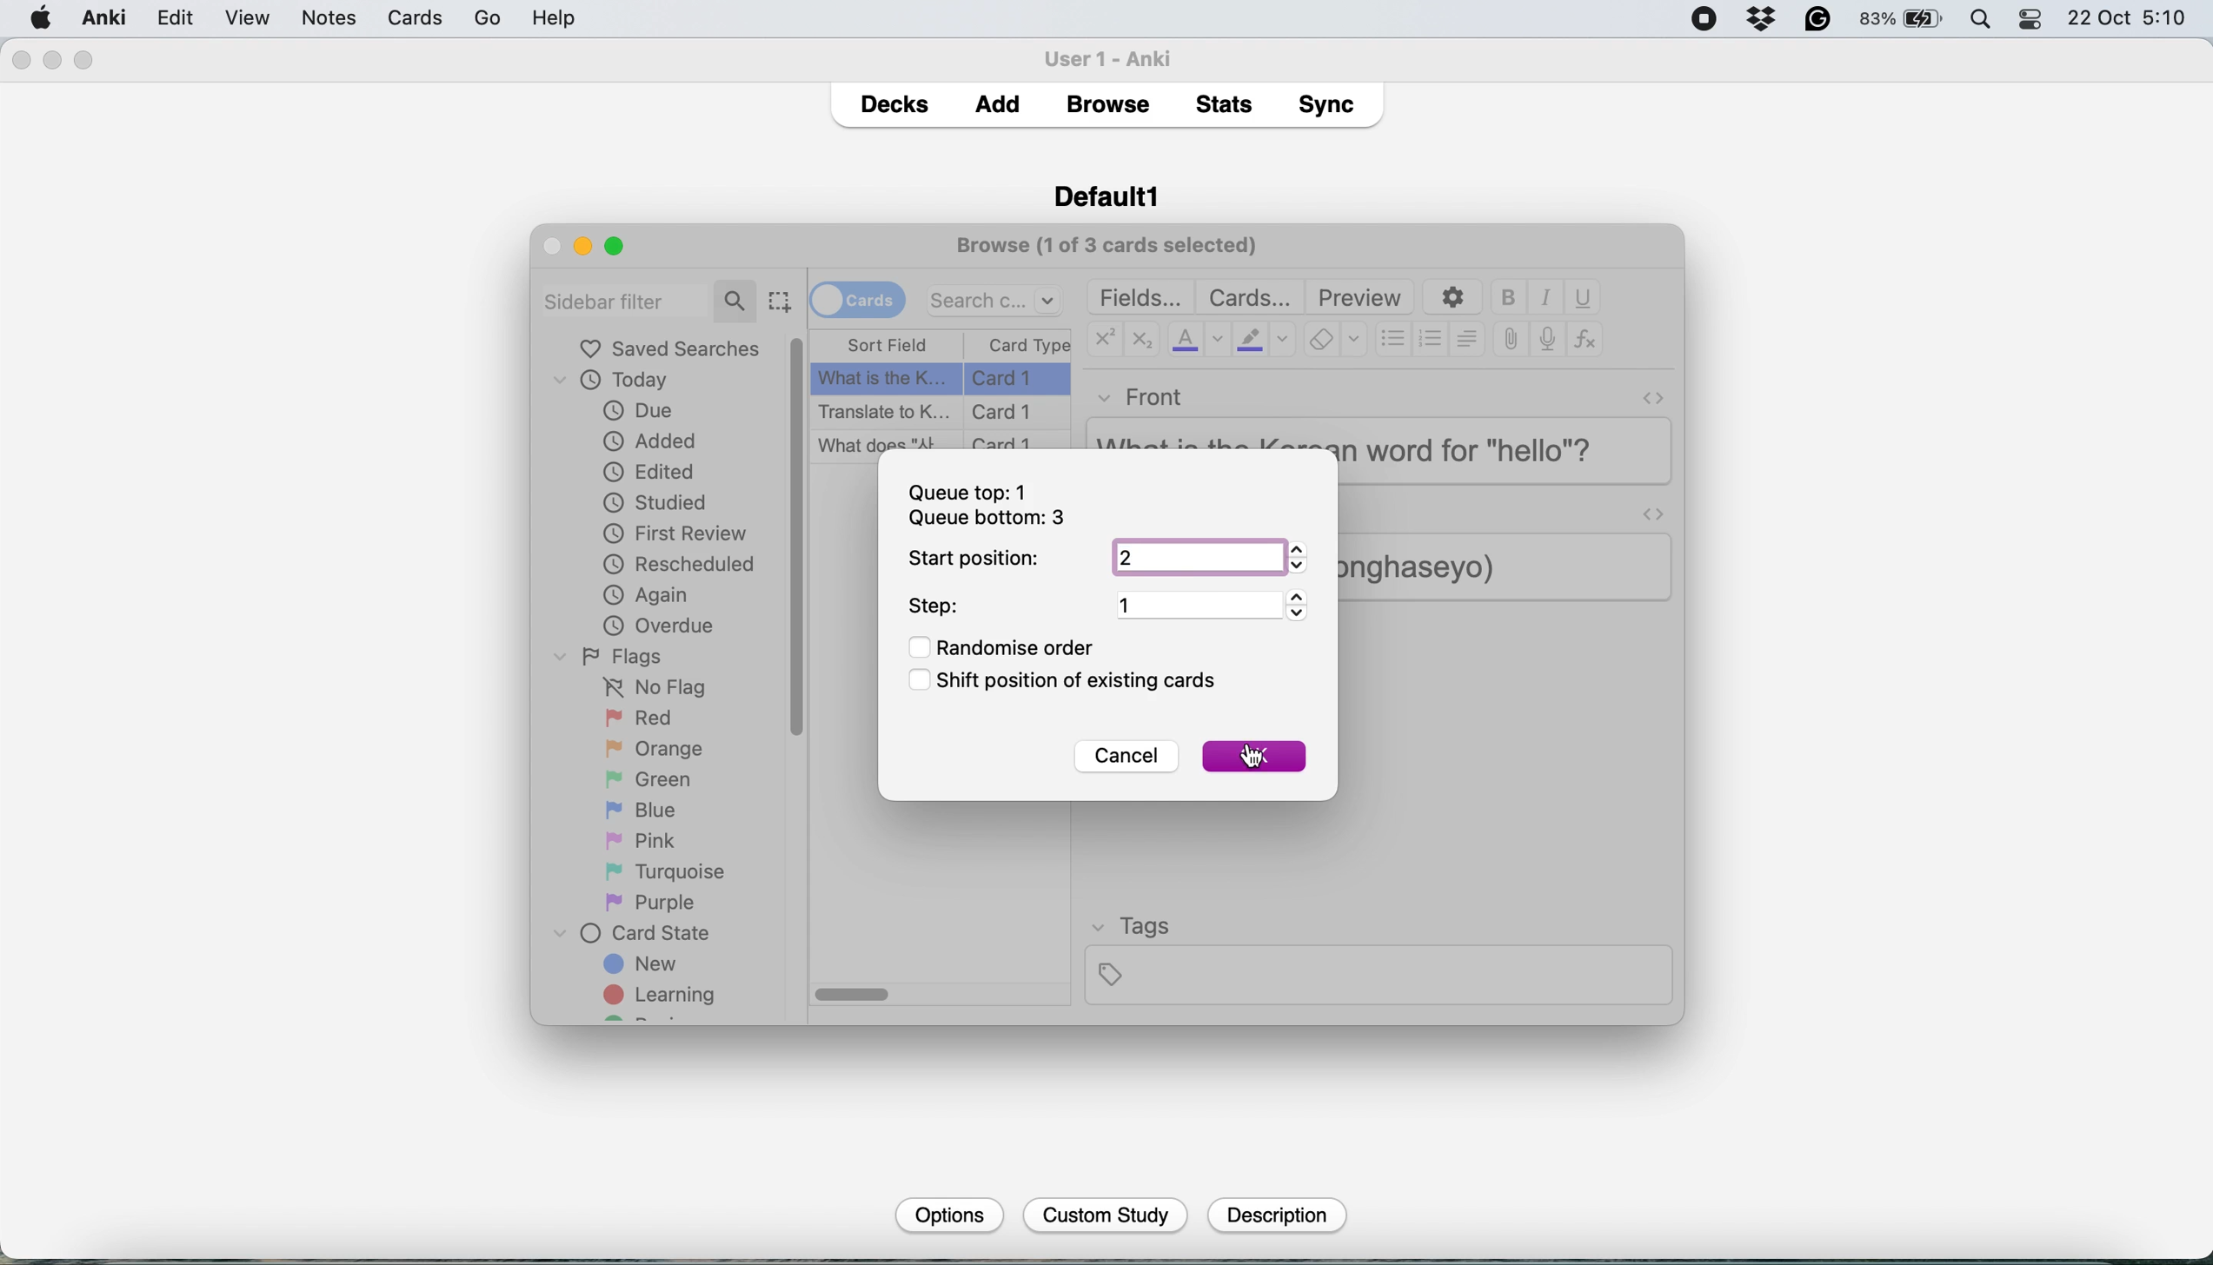 The width and height of the screenshot is (2213, 1265). Describe the element at coordinates (1585, 341) in the screenshot. I see `function` at that location.